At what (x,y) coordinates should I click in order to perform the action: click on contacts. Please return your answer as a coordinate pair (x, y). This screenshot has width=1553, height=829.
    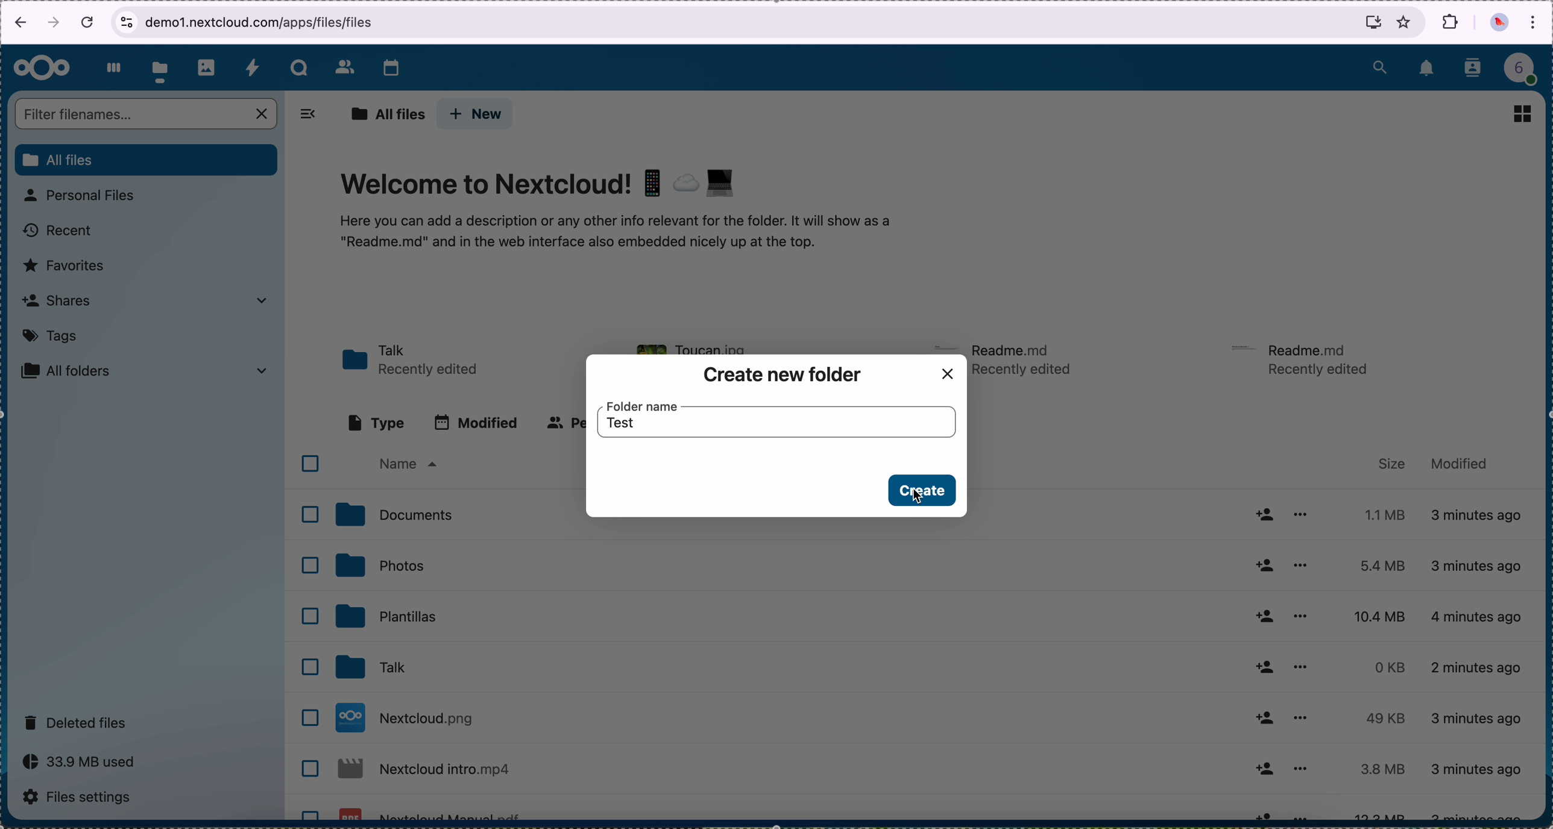
    Looking at the image, I should click on (1474, 69).